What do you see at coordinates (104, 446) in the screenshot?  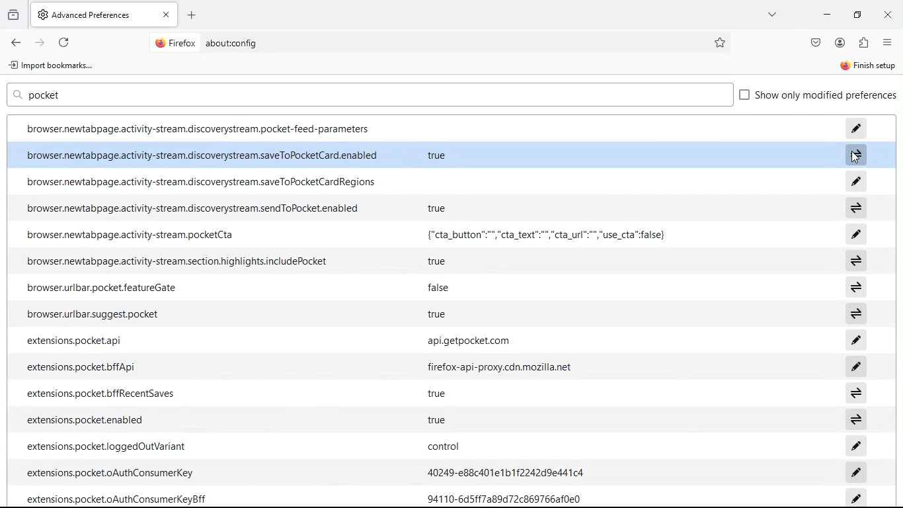 I see `extensions.pocket.loggedOutVariant` at bounding box center [104, 446].